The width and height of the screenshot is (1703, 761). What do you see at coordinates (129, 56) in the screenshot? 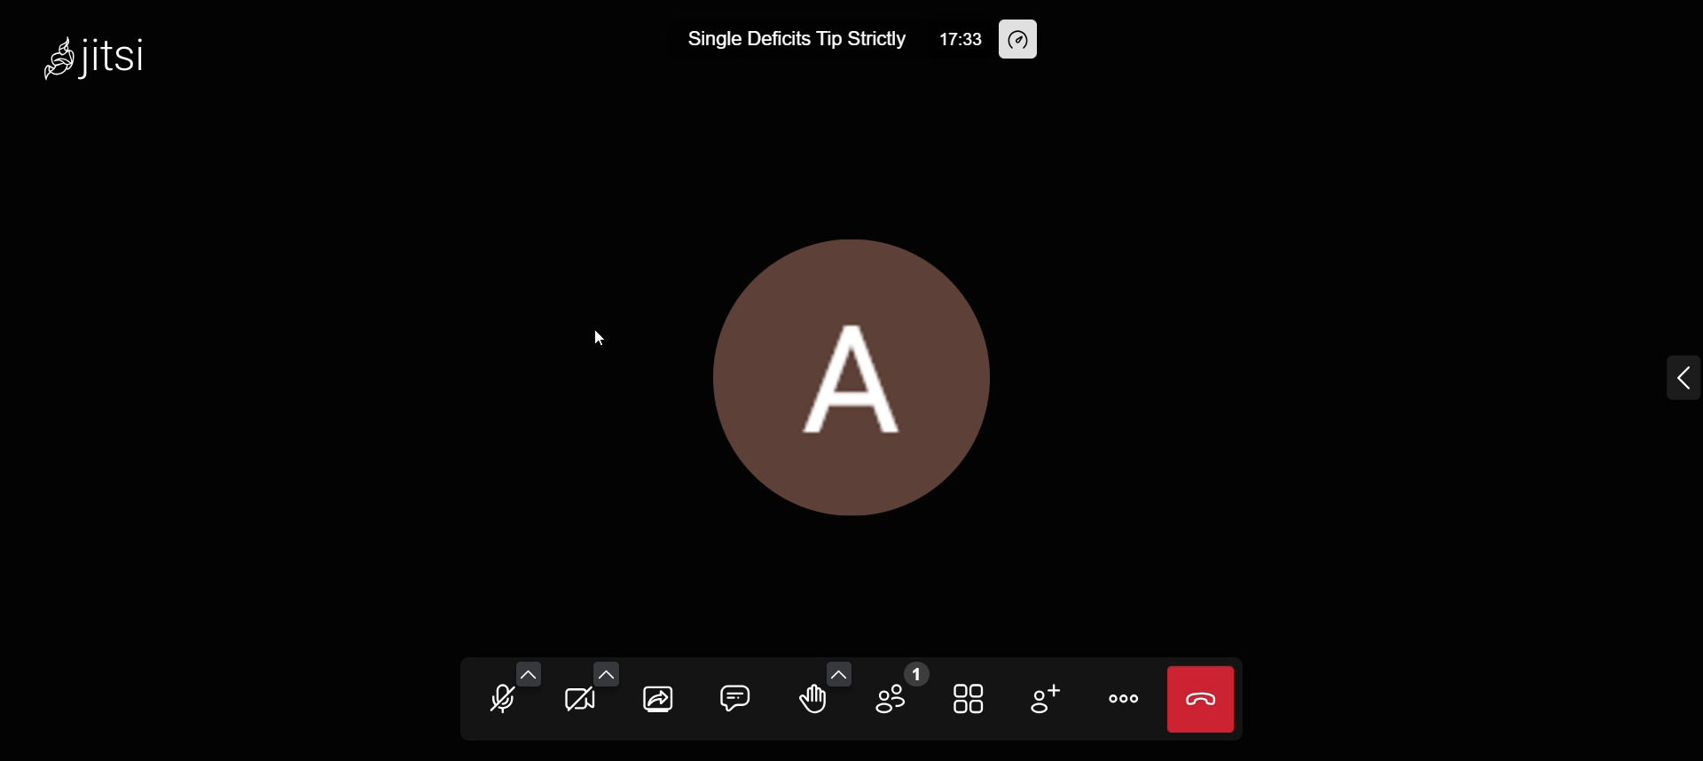
I see `jitsi` at bounding box center [129, 56].